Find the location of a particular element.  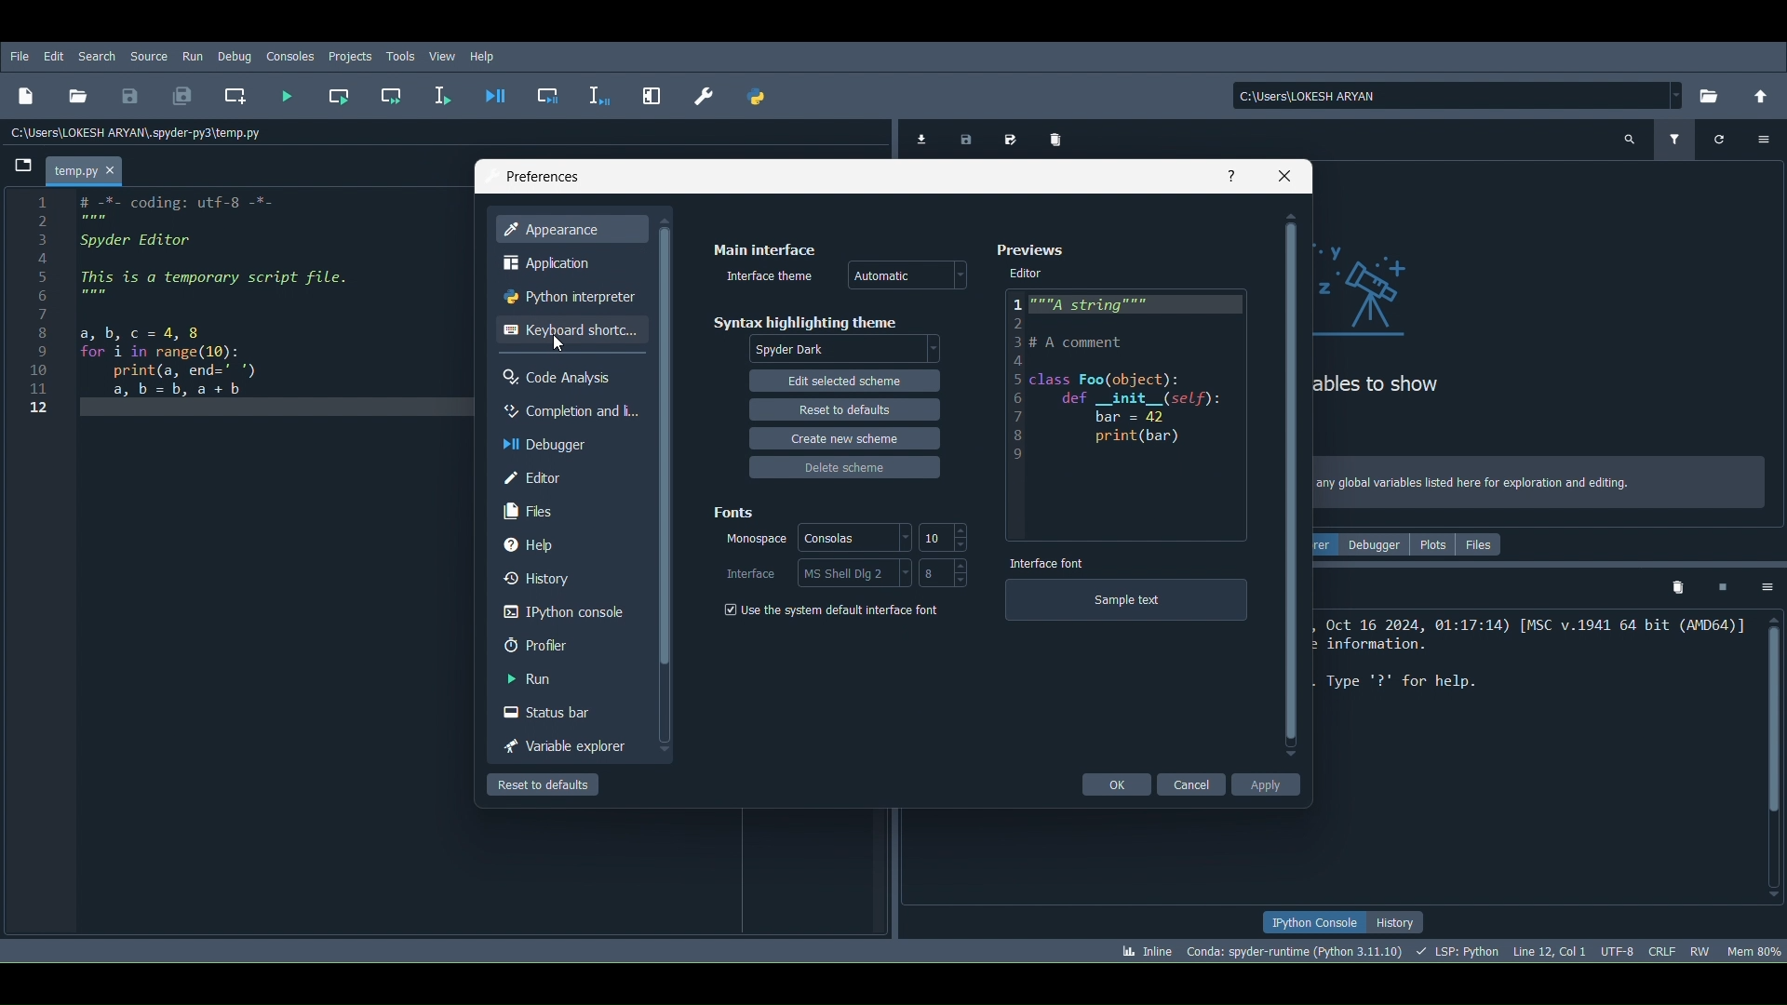

Use the system default interface font is located at coordinates (834, 610).